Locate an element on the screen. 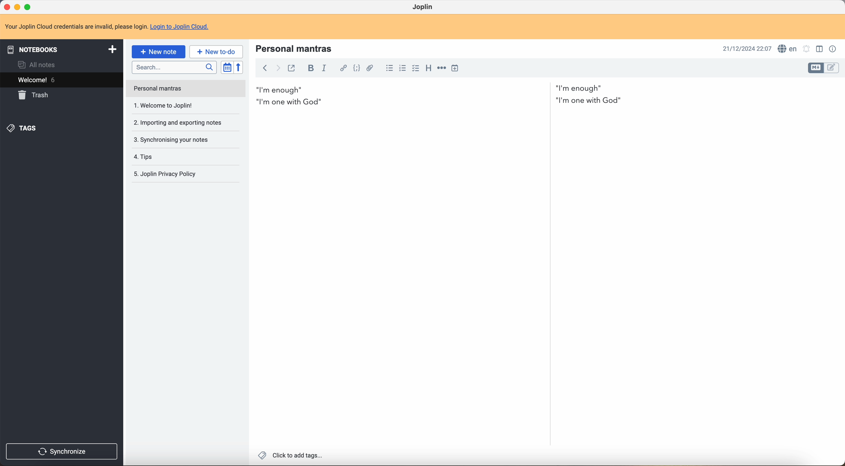 The width and height of the screenshot is (845, 466). I'm enough  is located at coordinates (430, 88).